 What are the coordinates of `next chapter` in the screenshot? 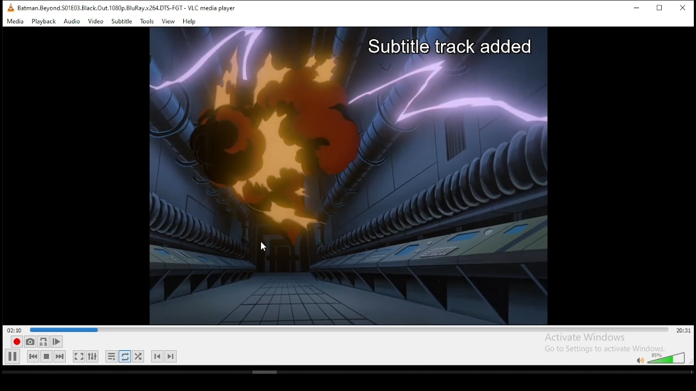 It's located at (171, 356).